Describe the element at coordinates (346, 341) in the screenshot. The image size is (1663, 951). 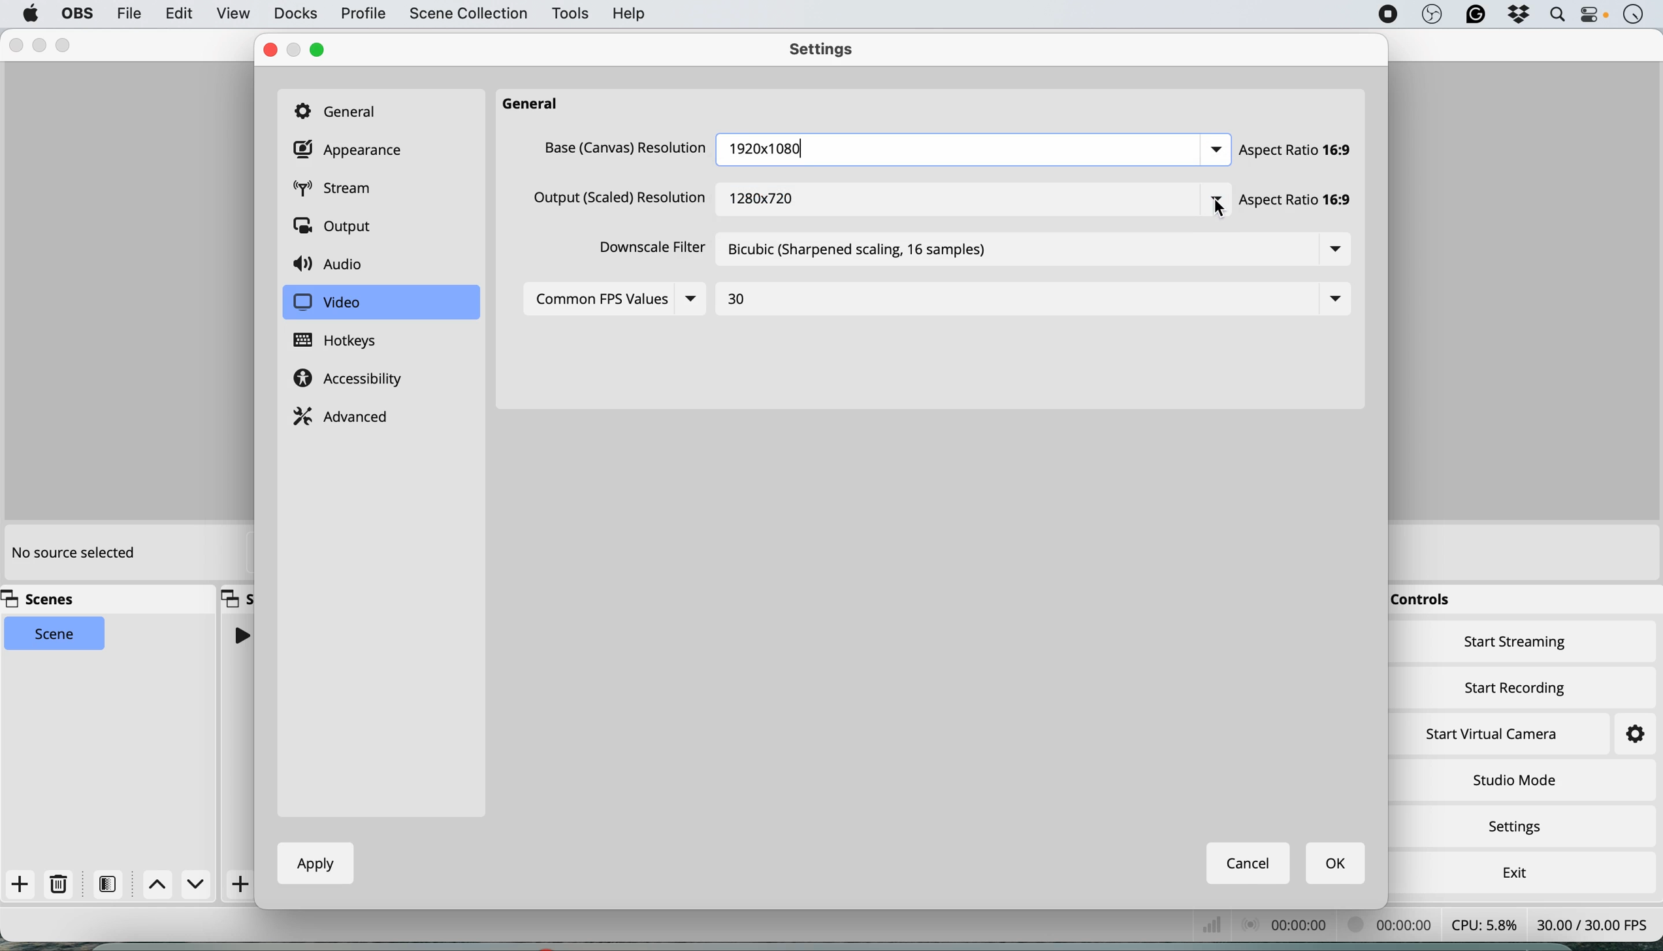
I see `hotkeys` at that location.